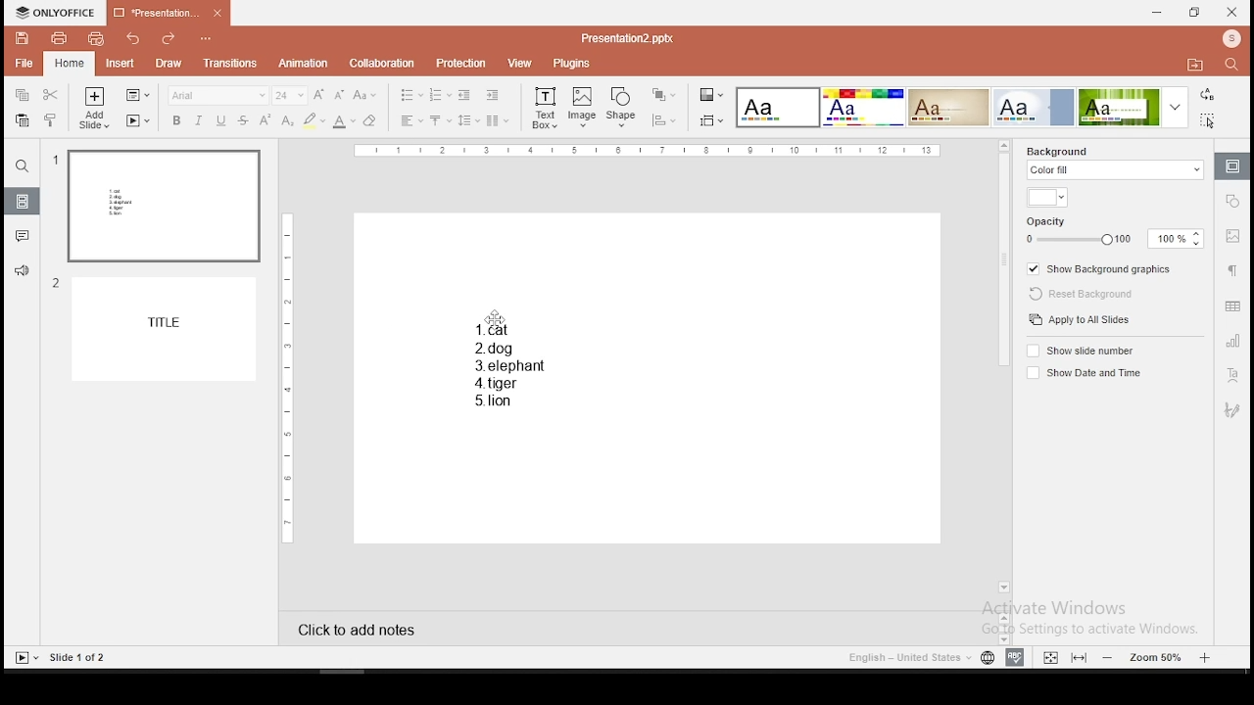 The width and height of the screenshot is (1254, 705). Describe the element at coordinates (712, 119) in the screenshot. I see `select slide size` at that location.